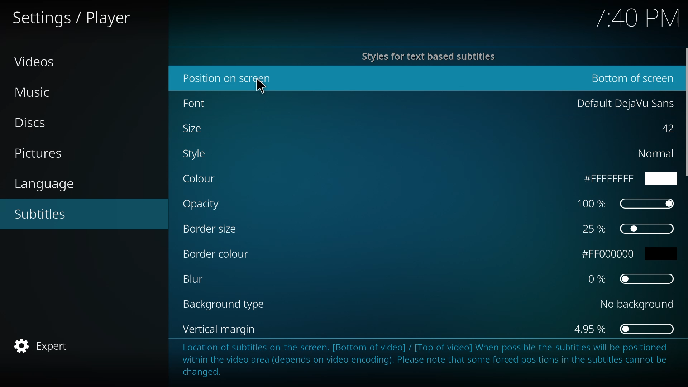 Image resolution: width=688 pixels, height=387 pixels. What do you see at coordinates (211, 228) in the screenshot?
I see `border size` at bounding box center [211, 228].